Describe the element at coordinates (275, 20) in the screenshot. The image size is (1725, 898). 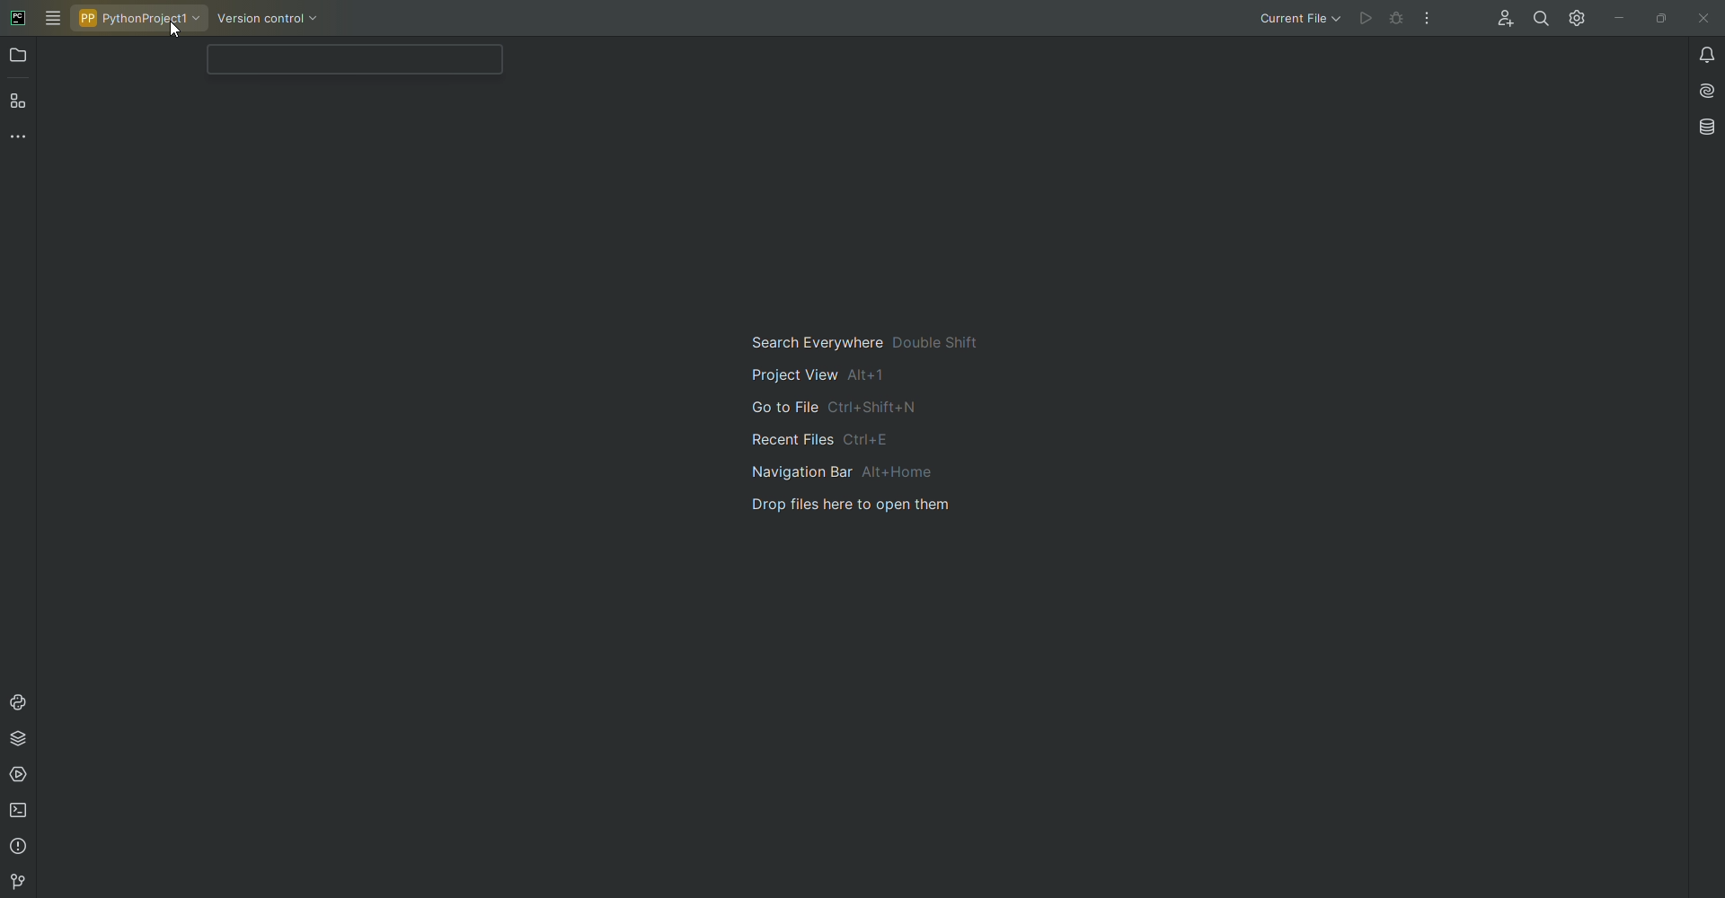
I see `Version Control` at that location.